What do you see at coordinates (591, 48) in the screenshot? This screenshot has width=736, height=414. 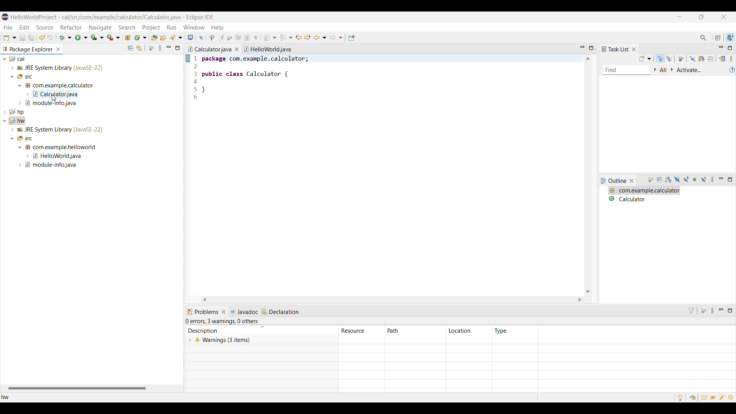 I see `Maximize` at bounding box center [591, 48].